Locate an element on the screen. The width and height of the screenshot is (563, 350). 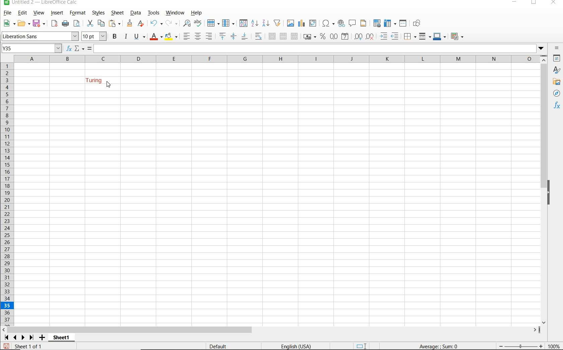
INSERT is located at coordinates (58, 13).